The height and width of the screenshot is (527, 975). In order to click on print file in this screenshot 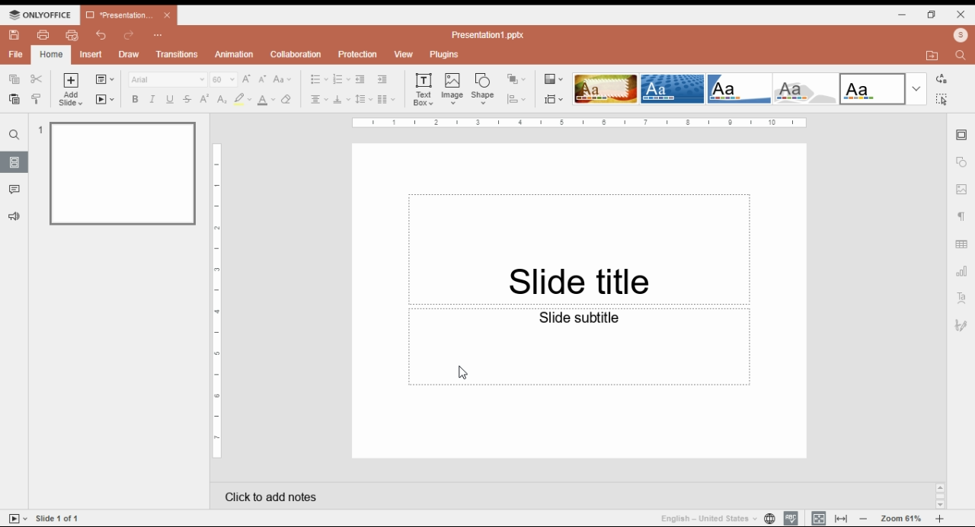, I will do `click(43, 35)`.